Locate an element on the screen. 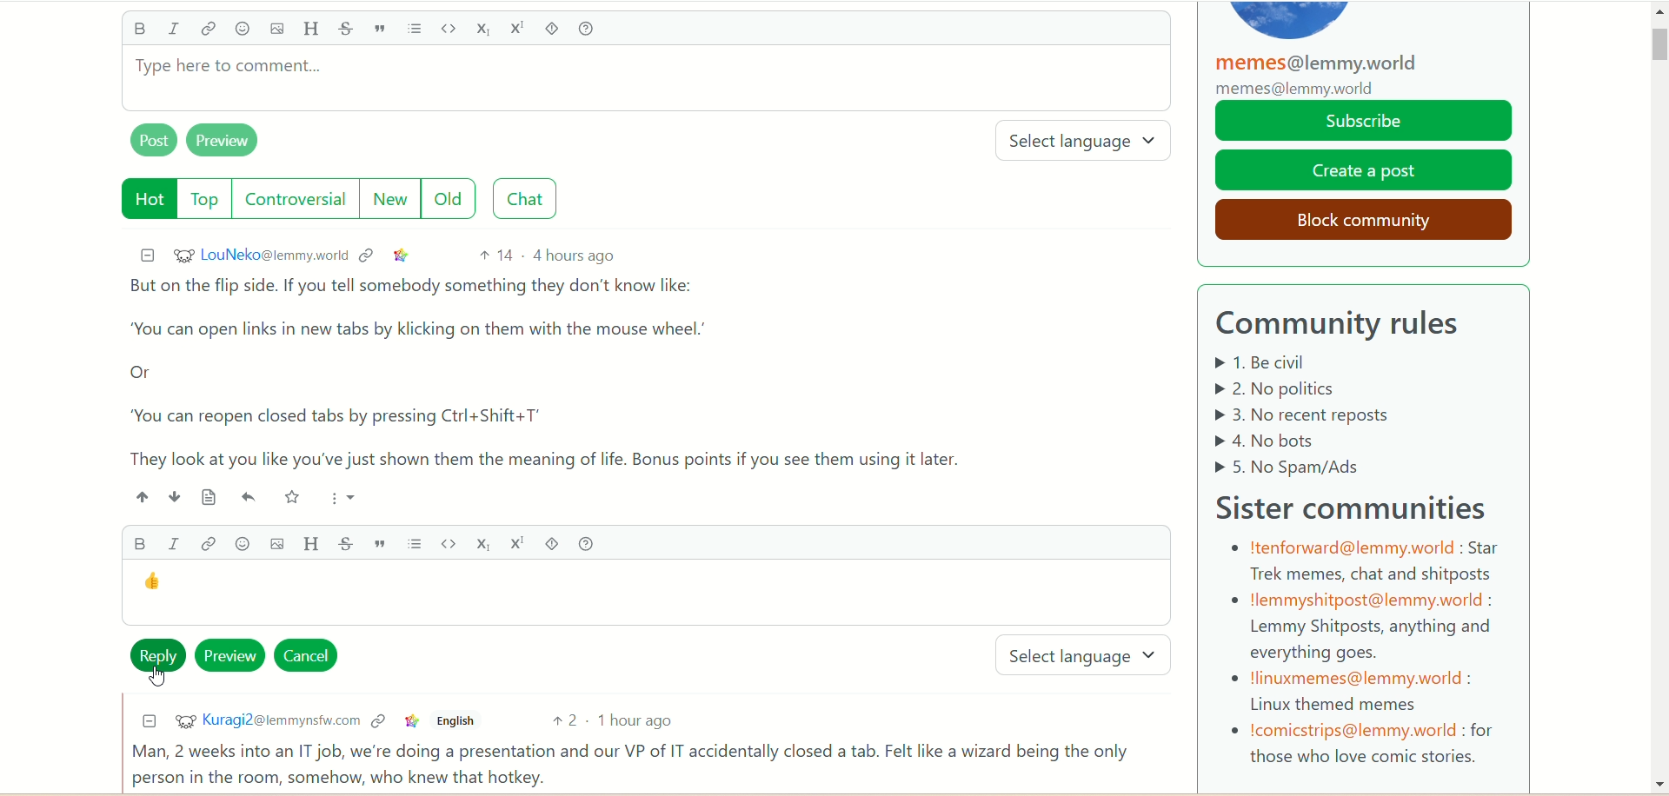 This screenshot has height=796, width=1669. hot is located at coordinates (142, 198).